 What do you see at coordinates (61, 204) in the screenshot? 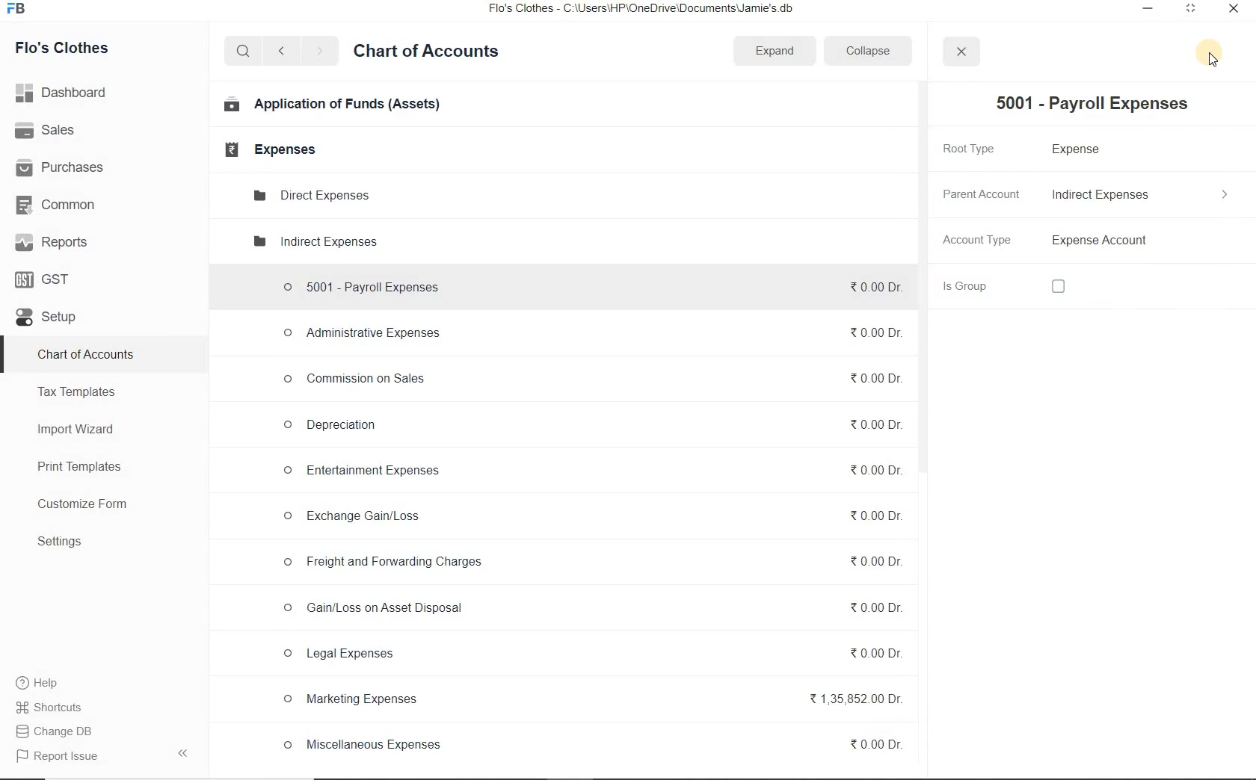
I see `Common` at bounding box center [61, 204].